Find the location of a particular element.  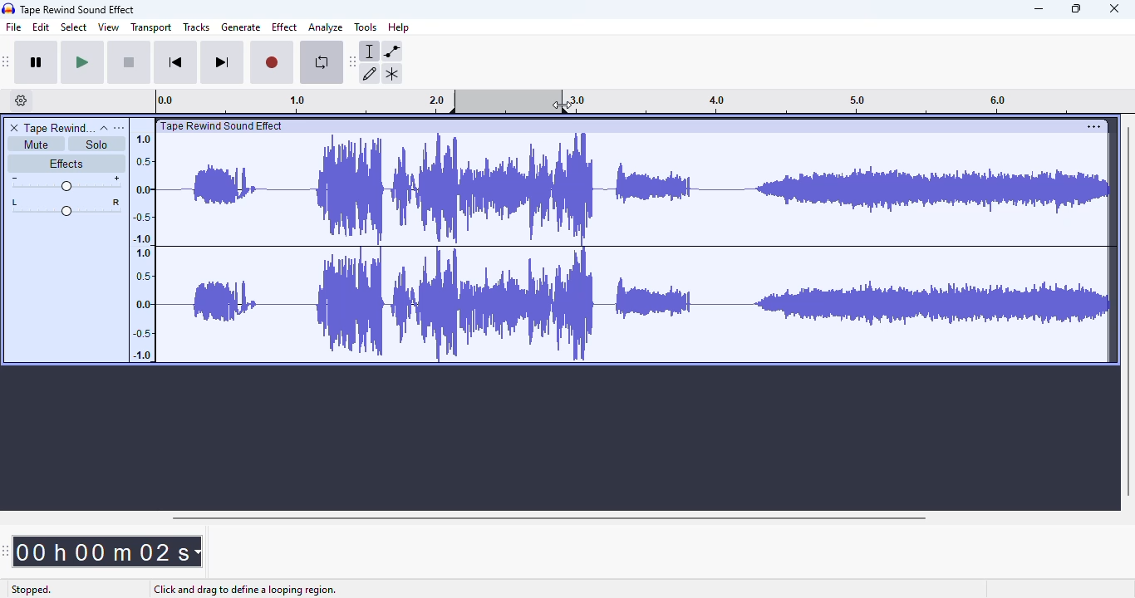

close is located at coordinates (1114, 8).